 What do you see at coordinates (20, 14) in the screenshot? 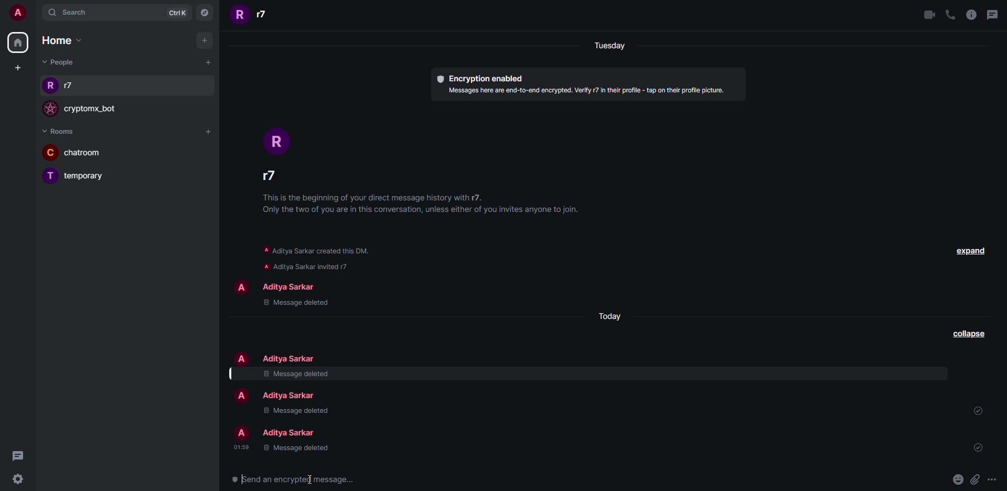
I see `account` at bounding box center [20, 14].